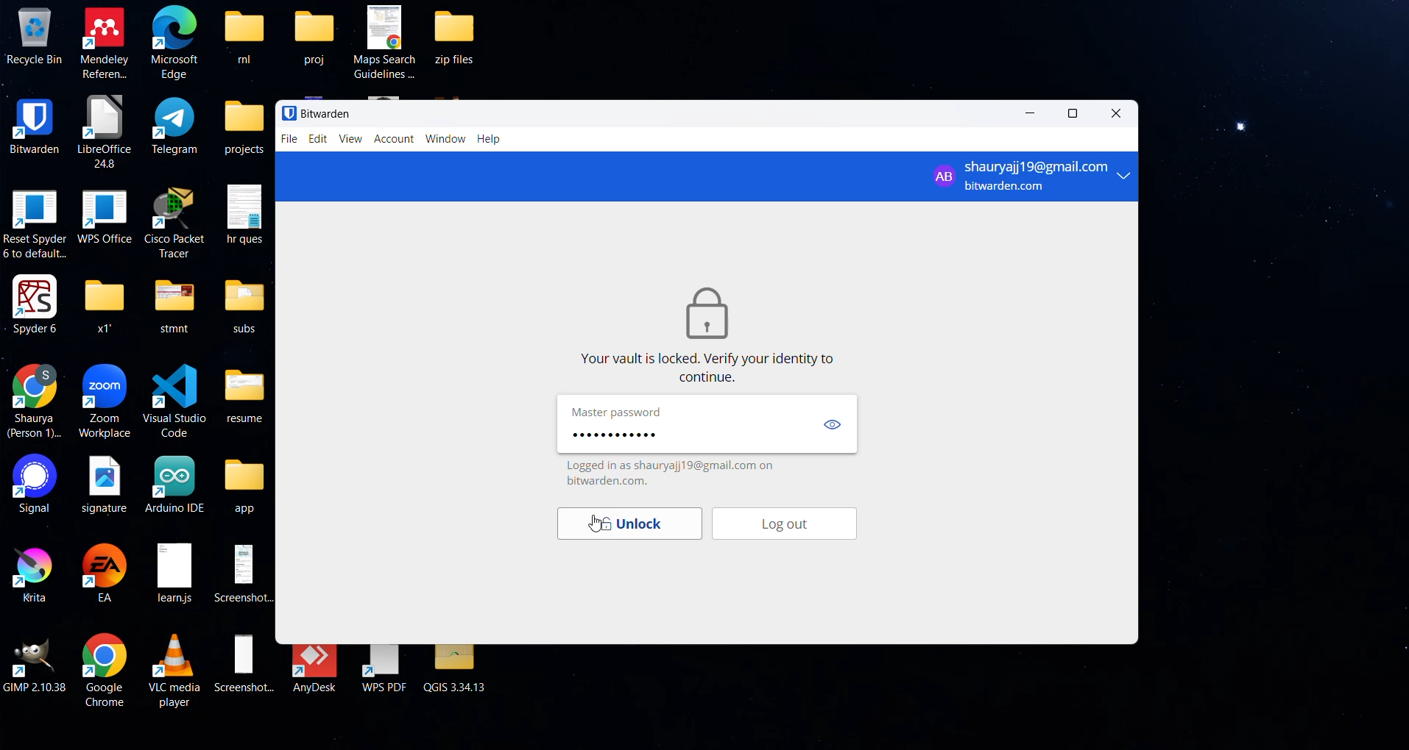  What do you see at coordinates (175, 43) in the screenshot?
I see `Microsoft Edge` at bounding box center [175, 43].